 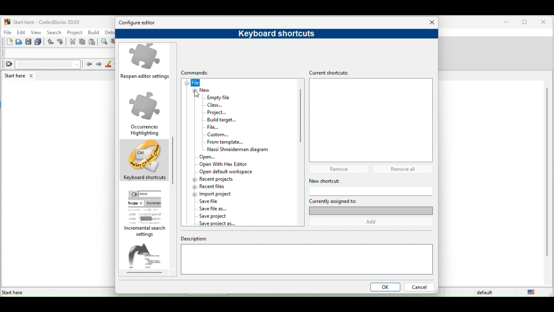 What do you see at coordinates (486, 292) in the screenshot?
I see `default` at bounding box center [486, 292].